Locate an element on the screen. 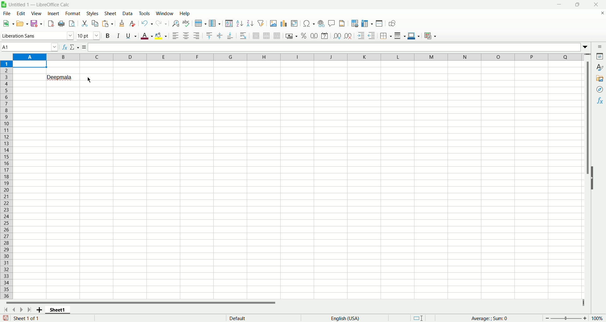 The width and height of the screenshot is (606, 322). Print preview is located at coordinates (72, 24).